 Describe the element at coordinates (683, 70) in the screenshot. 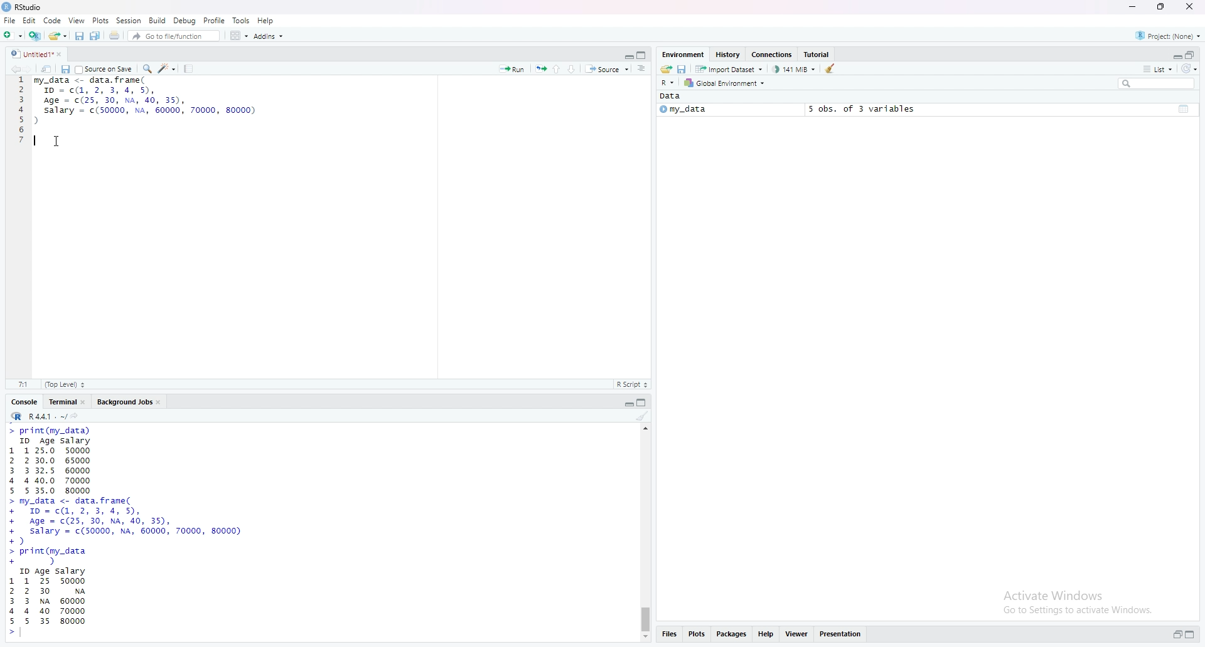

I see `save workspace` at that location.